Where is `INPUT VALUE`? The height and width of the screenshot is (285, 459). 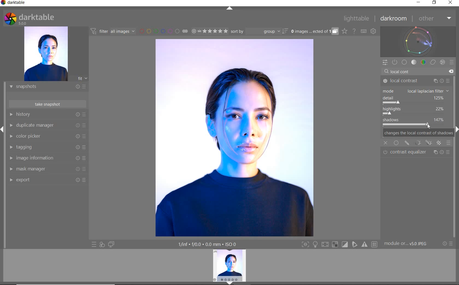 INPUT VALUE is located at coordinates (403, 71).